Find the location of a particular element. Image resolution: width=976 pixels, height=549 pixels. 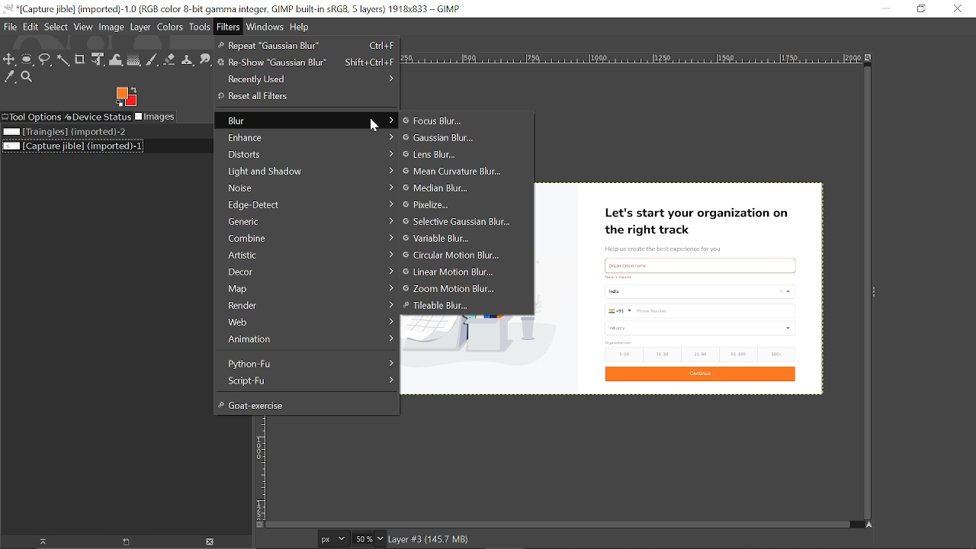

Delet image is located at coordinates (214, 541).